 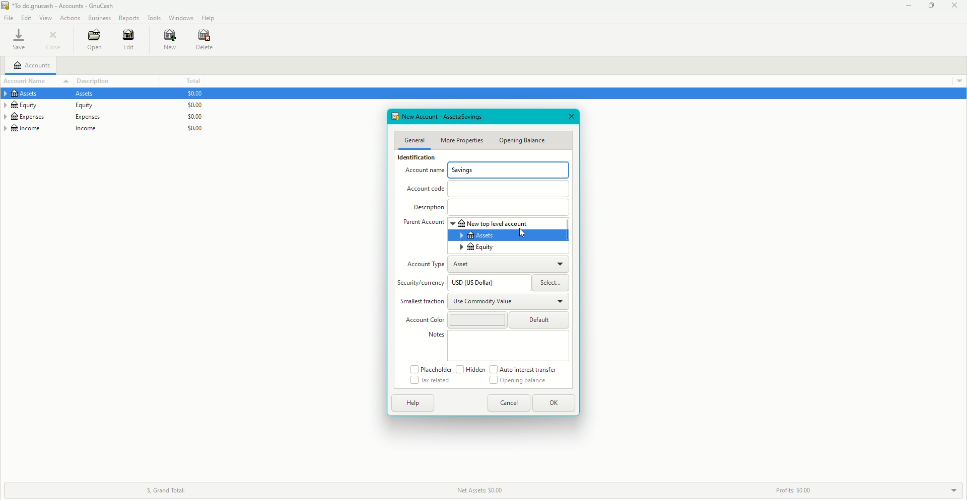 What do you see at coordinates (791, 490) in the screenshot?
I see `Profits` at bounding box center [791, 490].